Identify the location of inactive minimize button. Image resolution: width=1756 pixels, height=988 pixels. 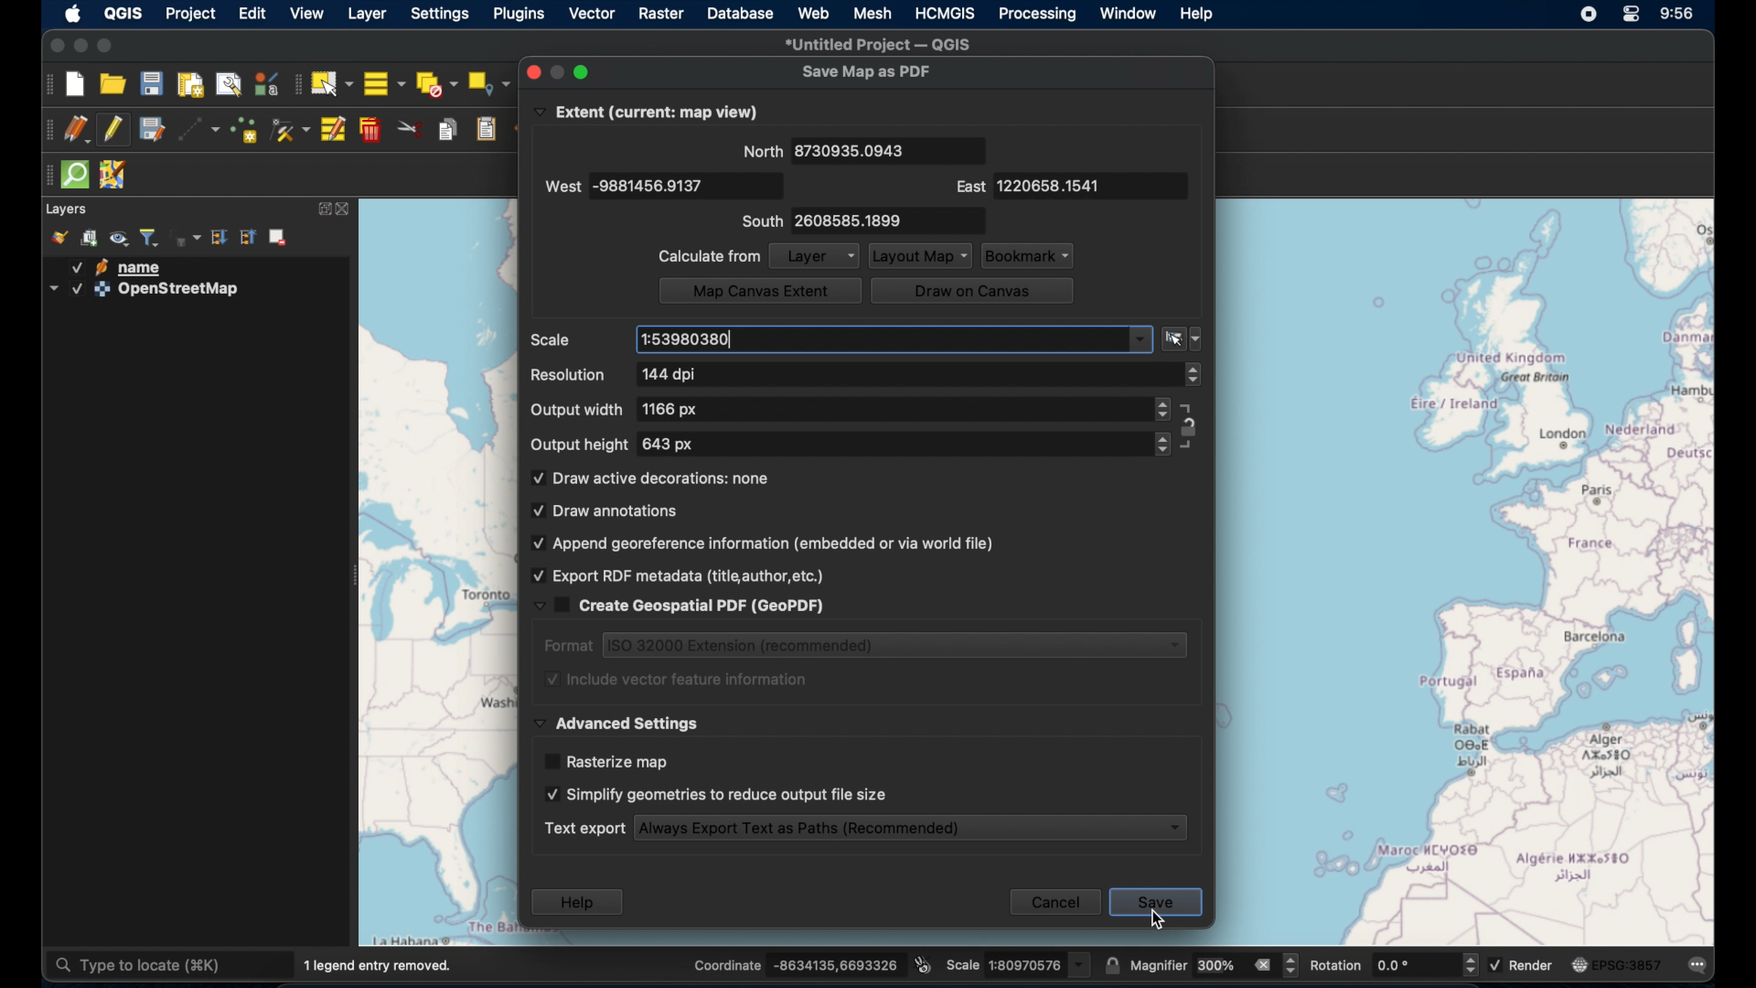
(557, 74).